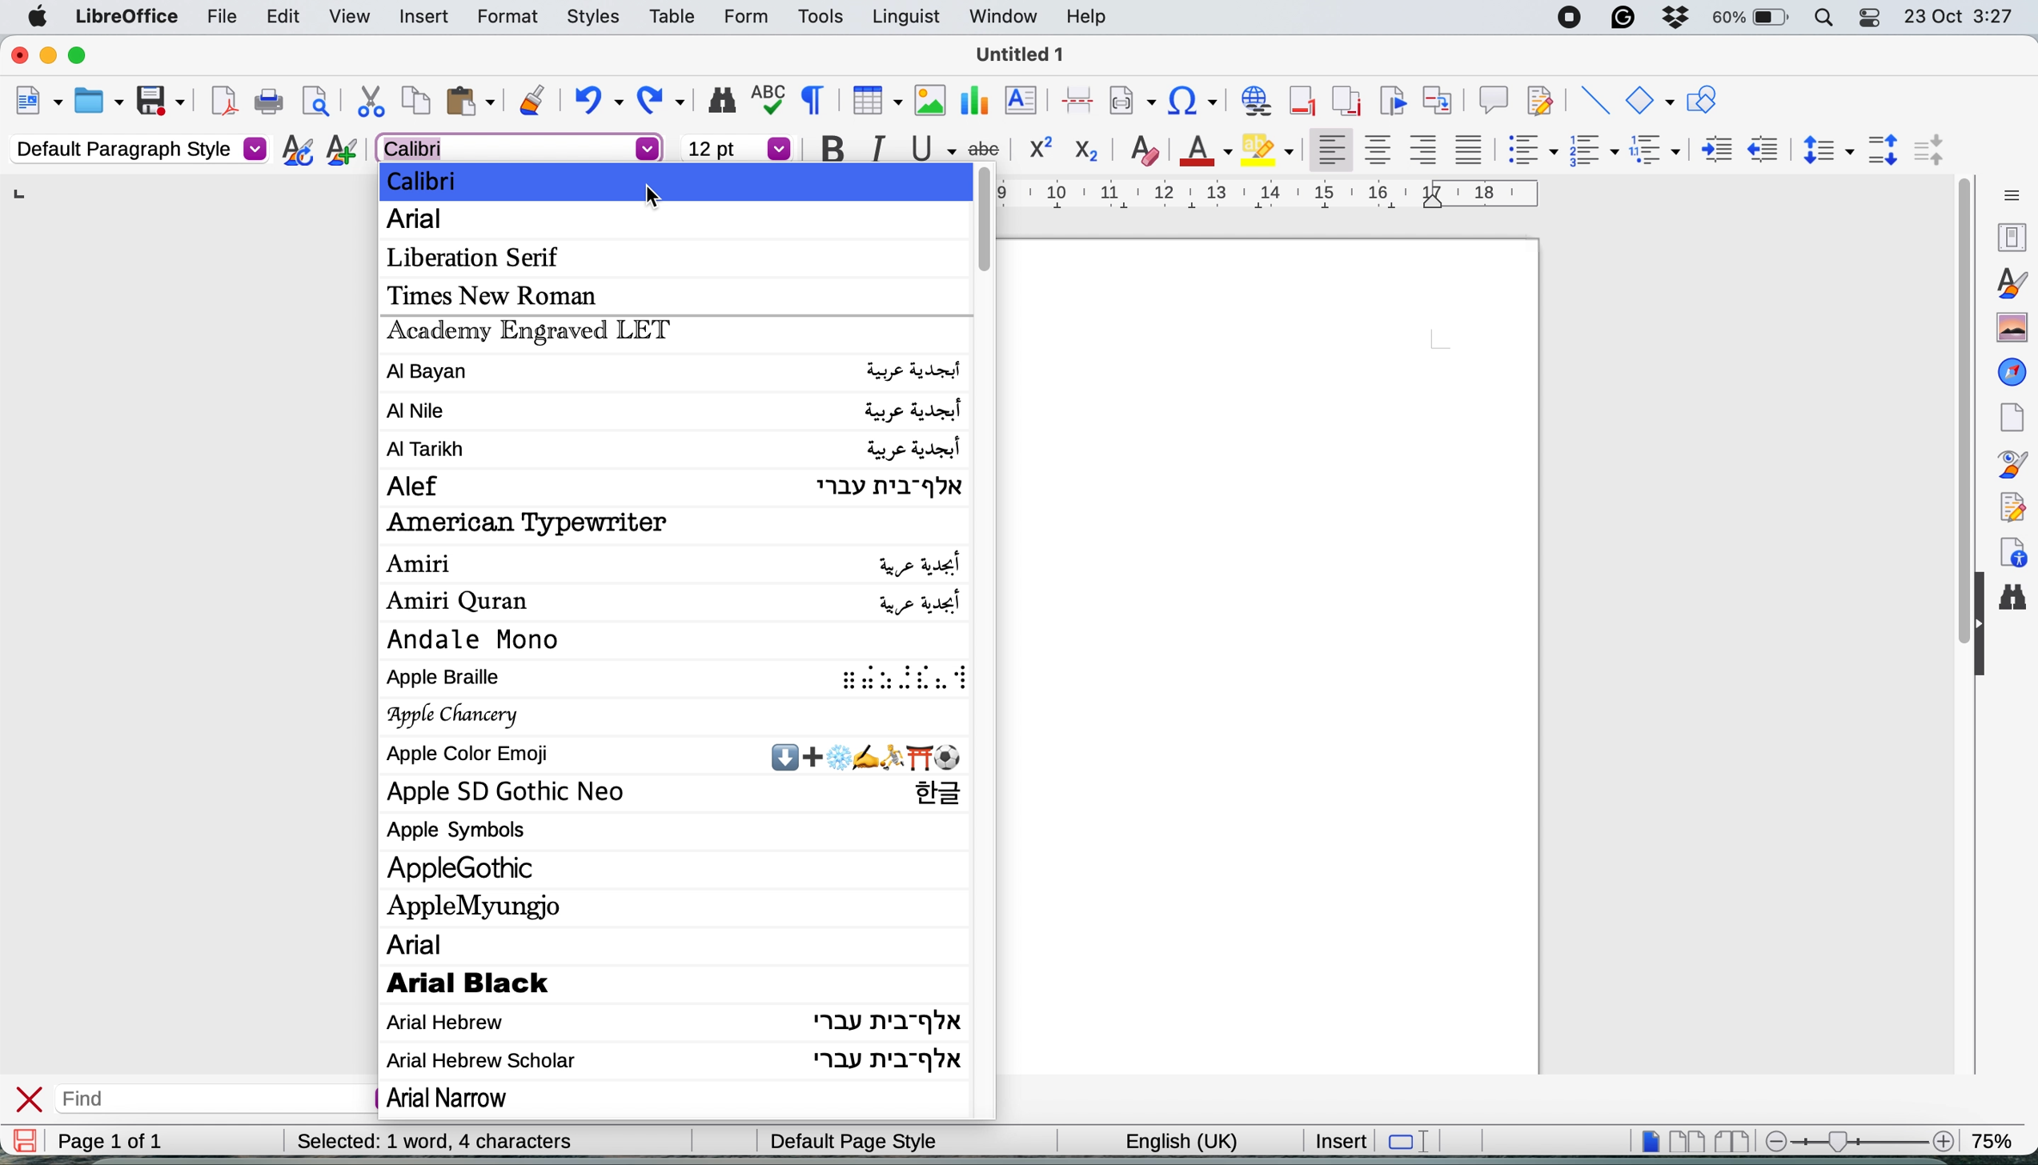 This screenshot has height=1165, width=2038. I want to click on multi page view, so click(1686, 1139).